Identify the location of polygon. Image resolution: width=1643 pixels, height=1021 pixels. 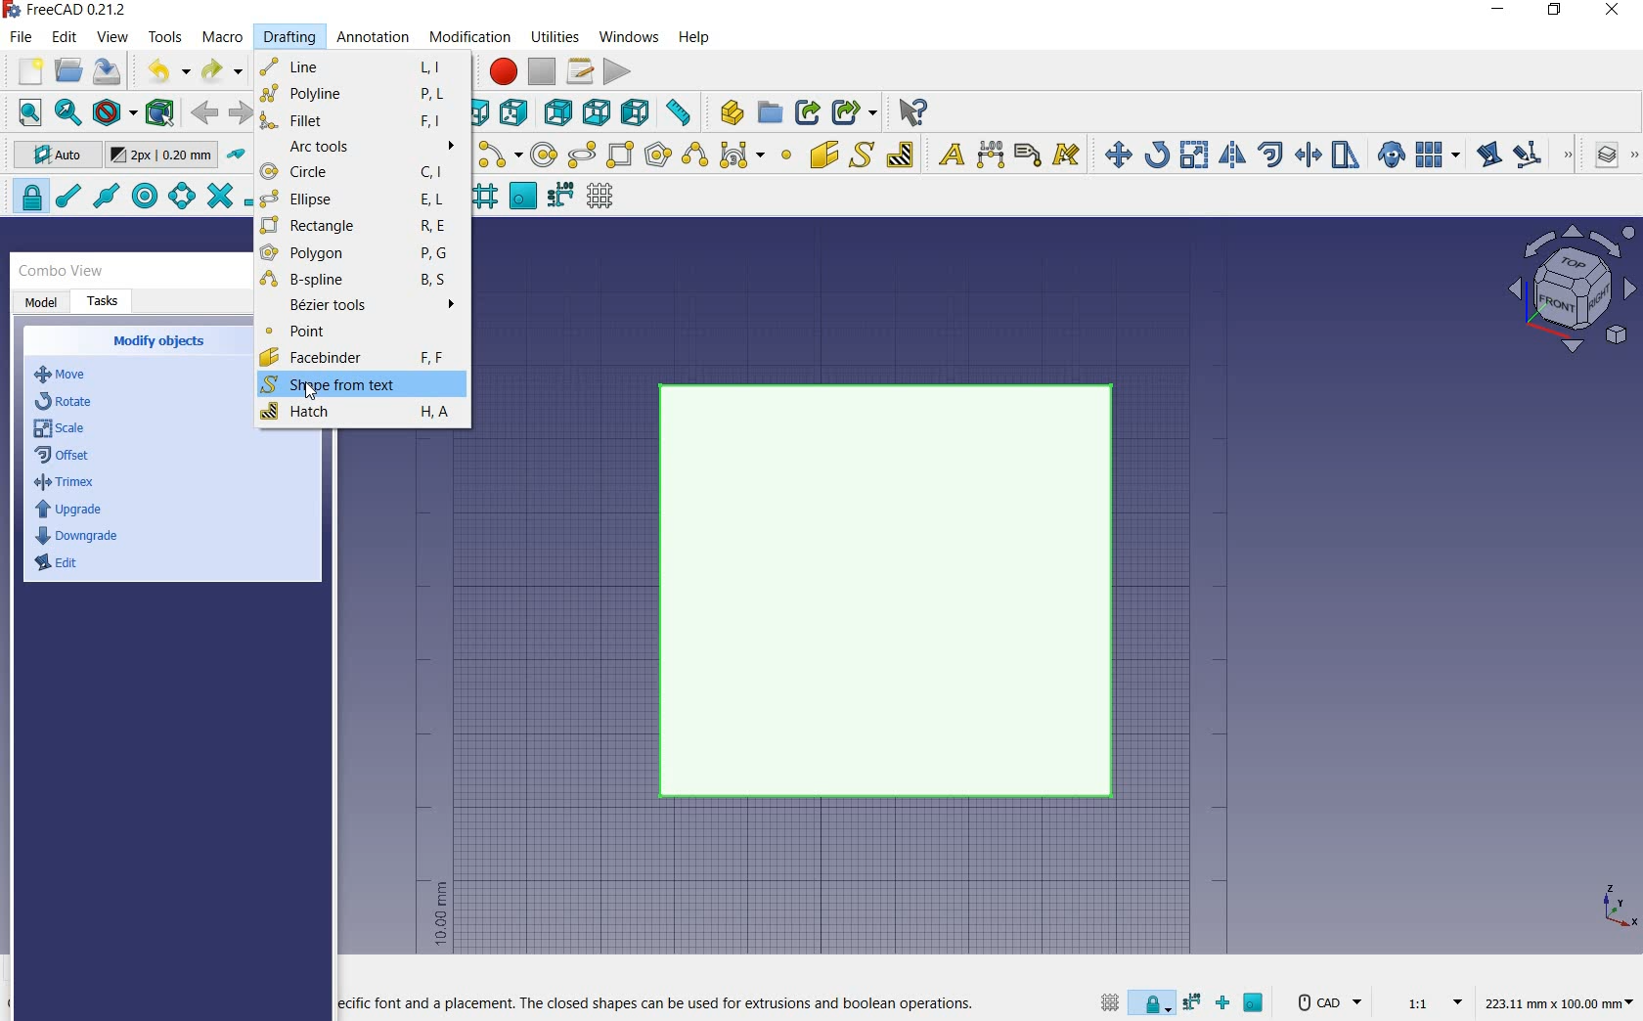
(658, 154).